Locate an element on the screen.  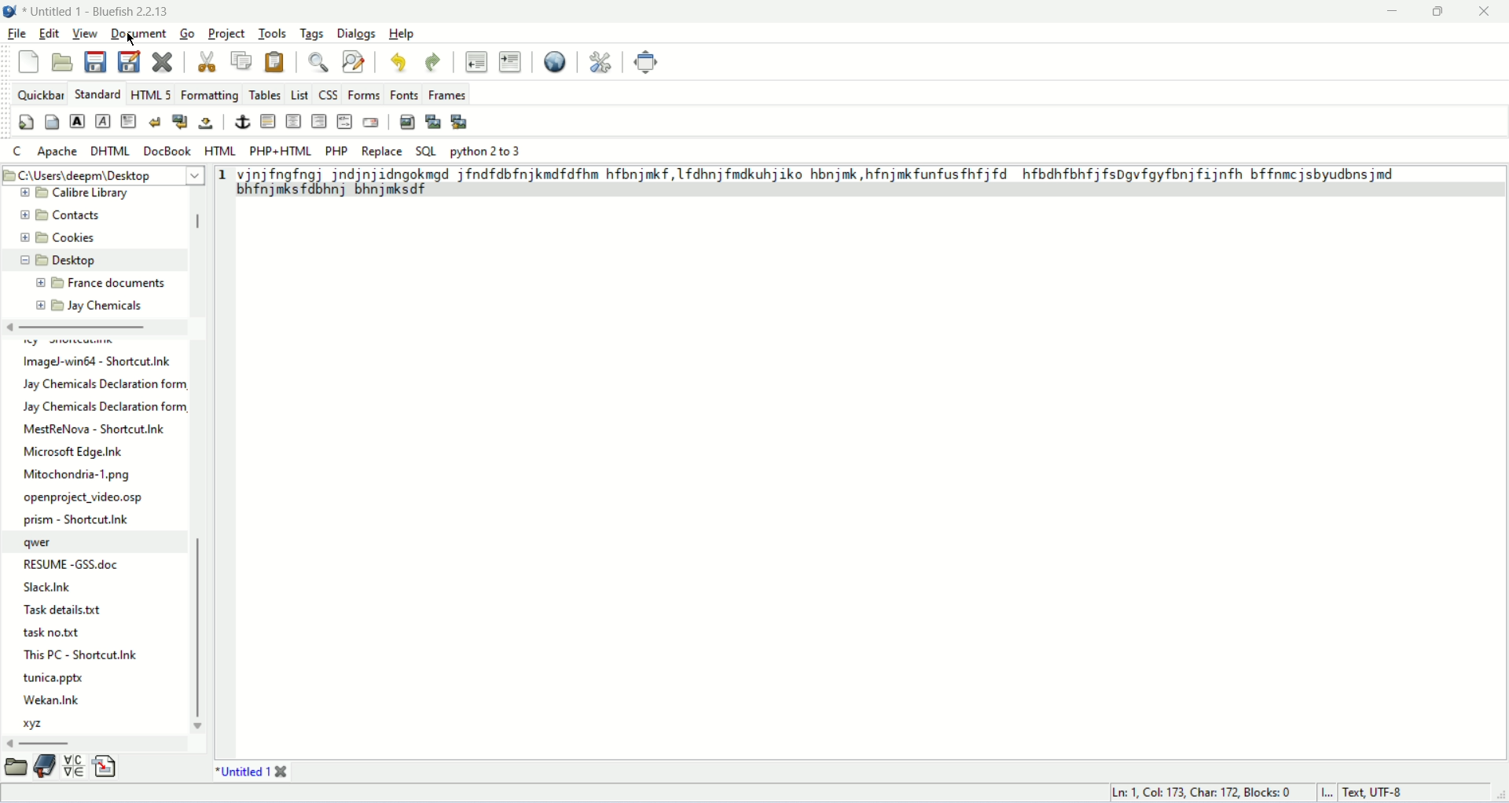
Right justify is located at coordinates (318, 121).